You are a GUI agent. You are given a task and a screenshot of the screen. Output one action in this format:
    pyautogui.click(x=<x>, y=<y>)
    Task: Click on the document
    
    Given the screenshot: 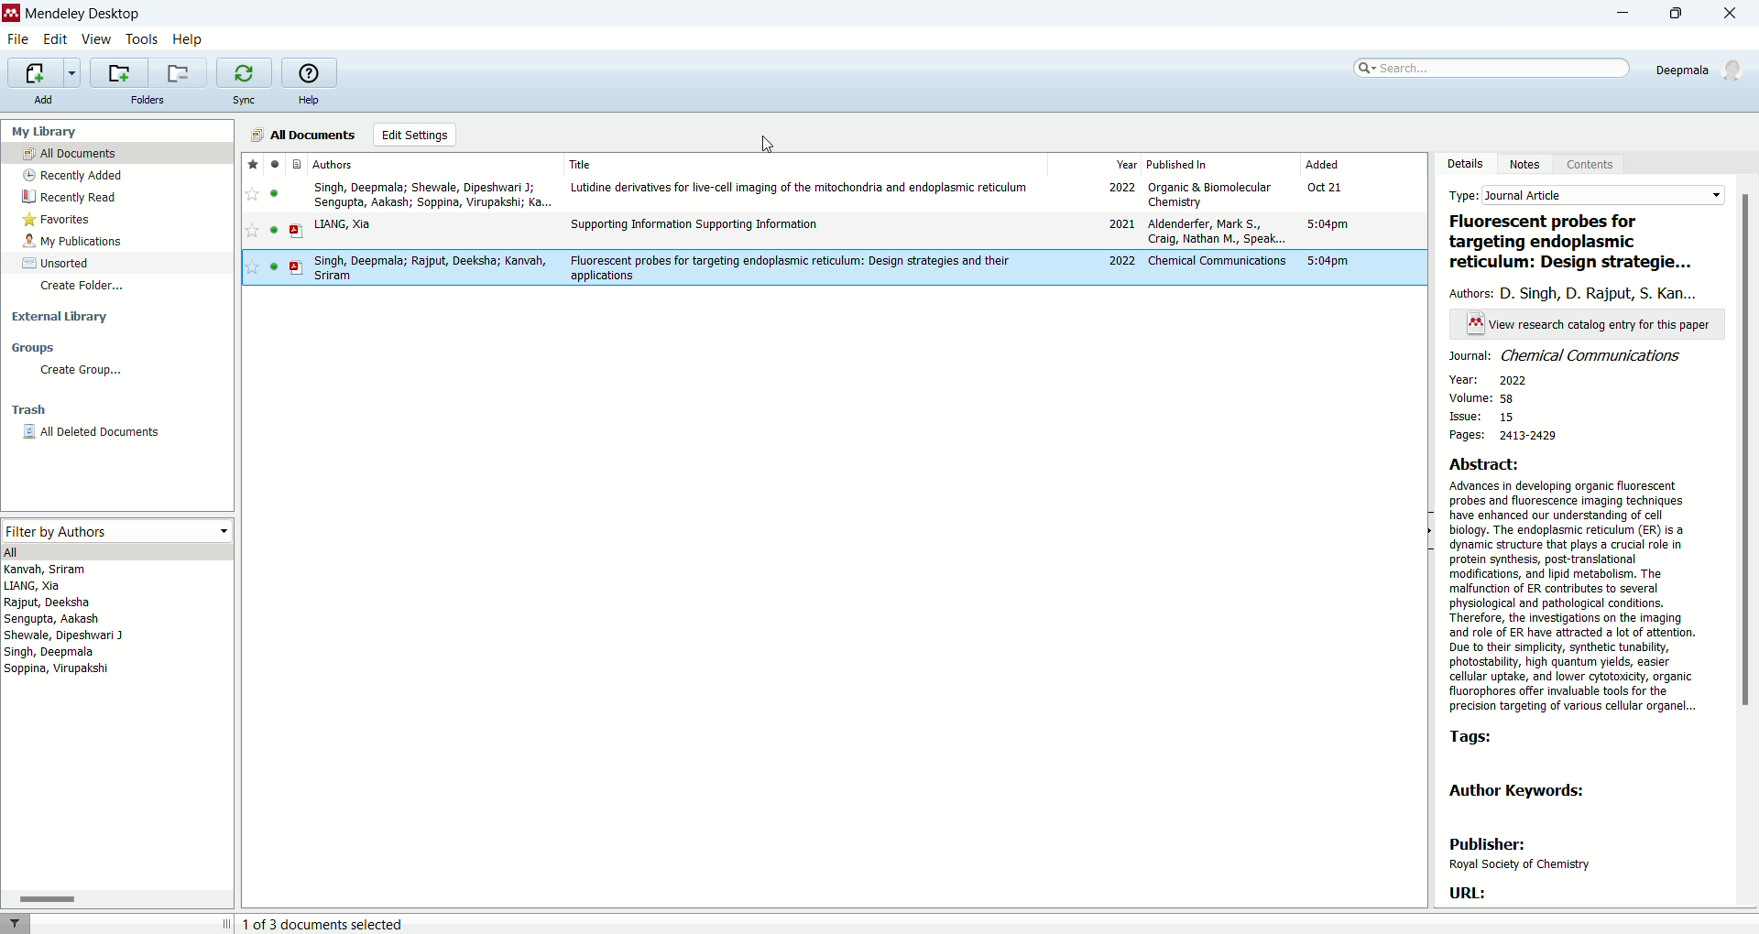 What is the action you would take?
    pyautogui.click(x=299, y=266)
    